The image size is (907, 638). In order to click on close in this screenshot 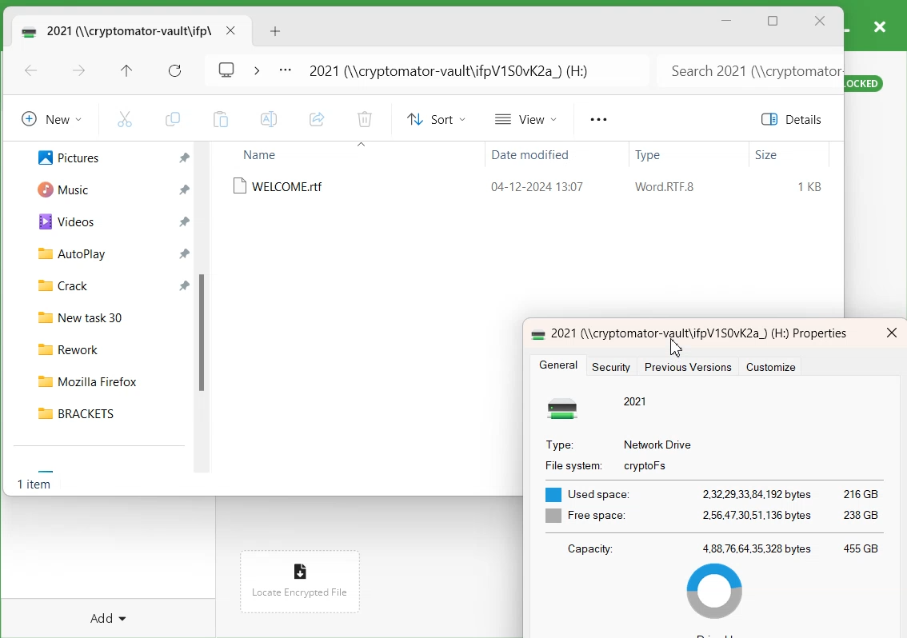, I will do `click(892, 333)`.